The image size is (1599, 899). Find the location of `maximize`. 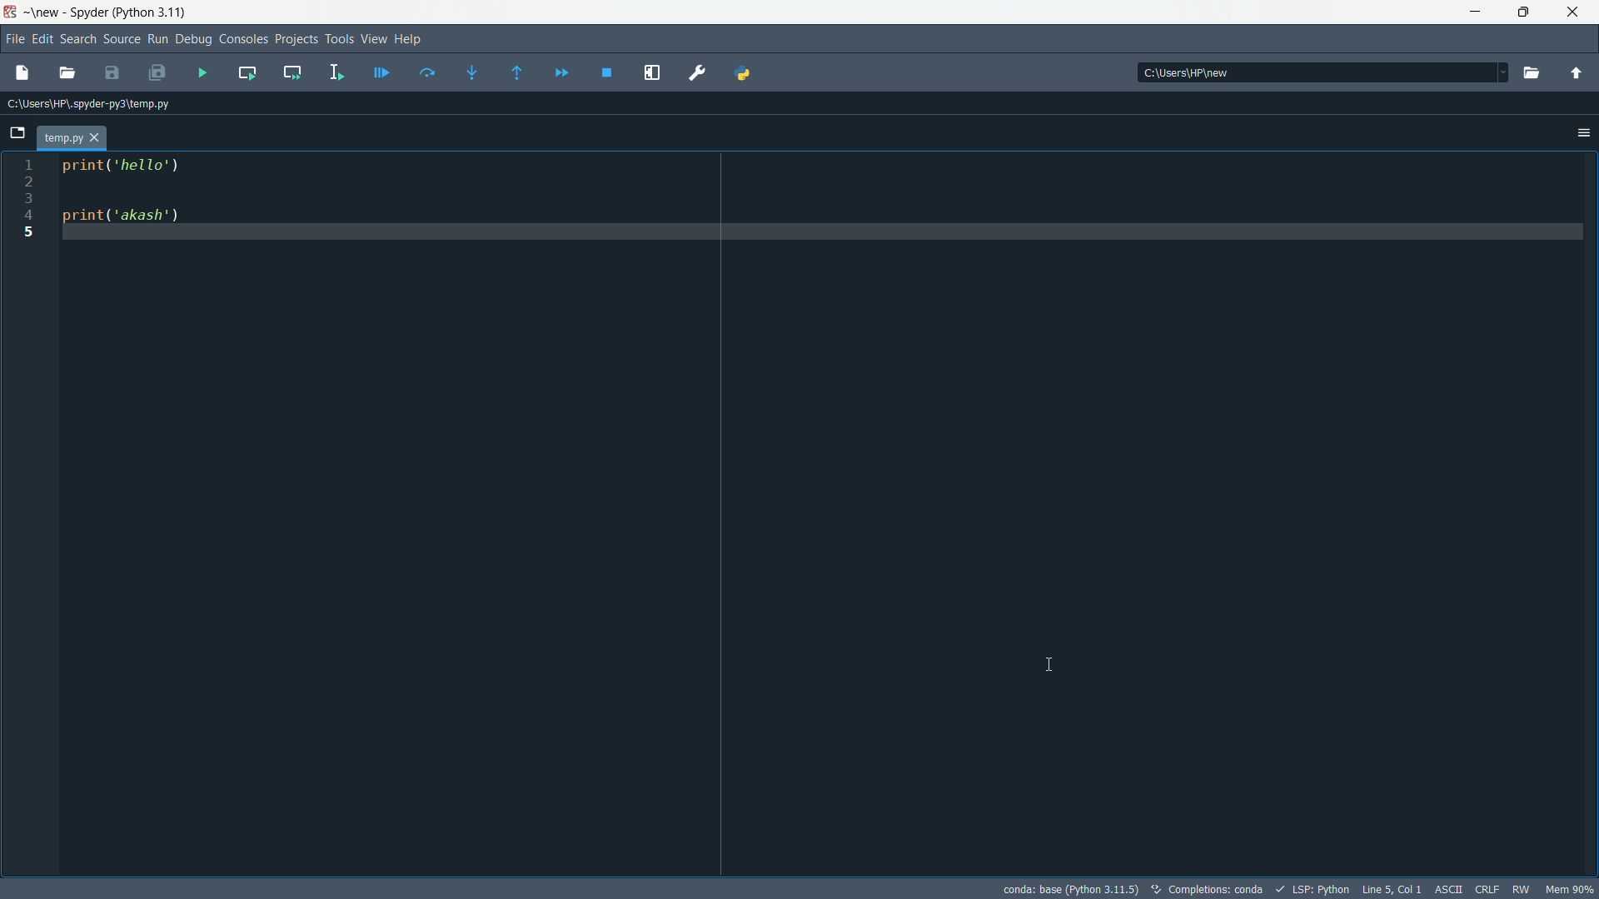

maximize is located at coordinates (1527, 12).